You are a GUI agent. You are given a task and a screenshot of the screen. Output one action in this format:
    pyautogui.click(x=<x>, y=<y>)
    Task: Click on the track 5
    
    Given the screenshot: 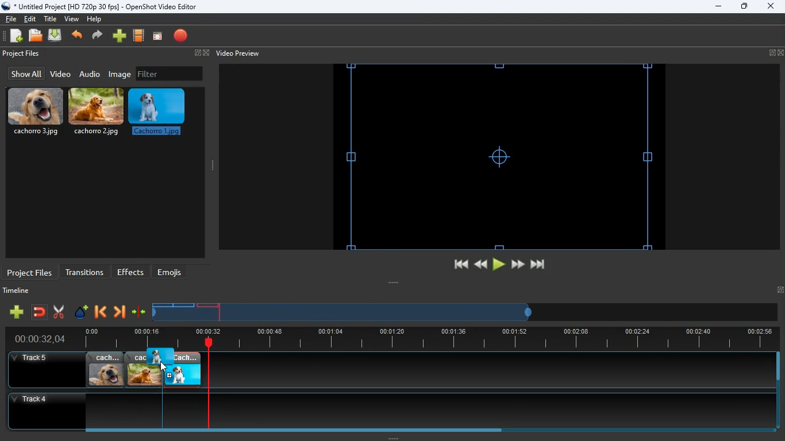 What is the action you would take?
    pyautogui.click(x=32, y=358)
    